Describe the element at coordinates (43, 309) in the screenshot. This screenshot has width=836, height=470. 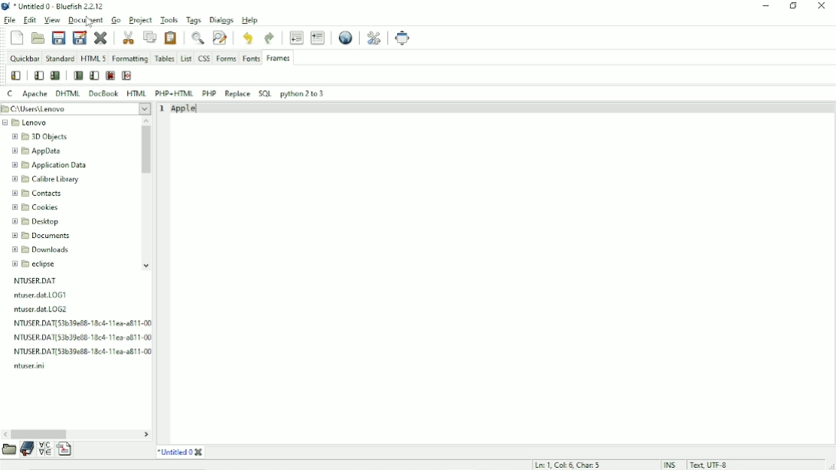
I see `file` at that location.